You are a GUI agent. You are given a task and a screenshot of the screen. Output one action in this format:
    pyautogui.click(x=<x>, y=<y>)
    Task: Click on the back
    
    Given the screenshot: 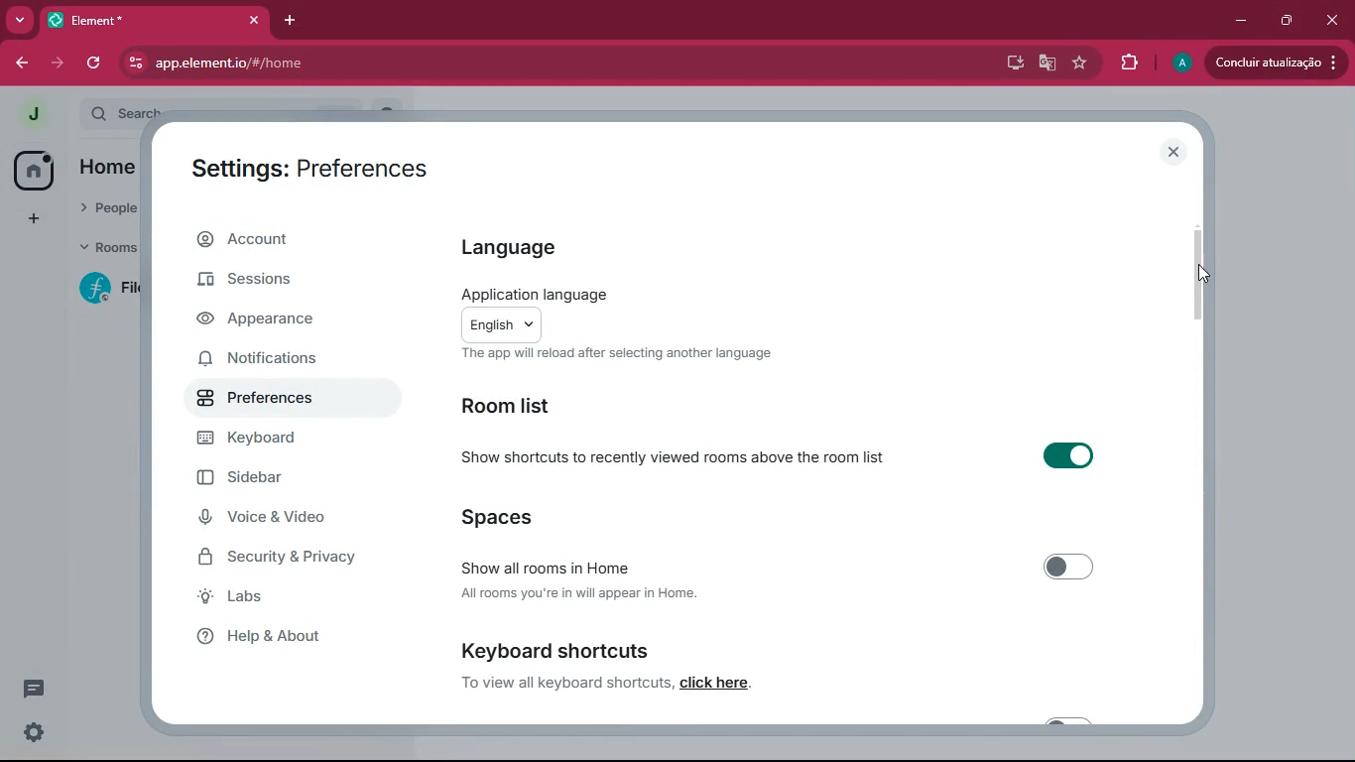 What is the action you would take?
    pyautogui.click(x=23, y=61)
    